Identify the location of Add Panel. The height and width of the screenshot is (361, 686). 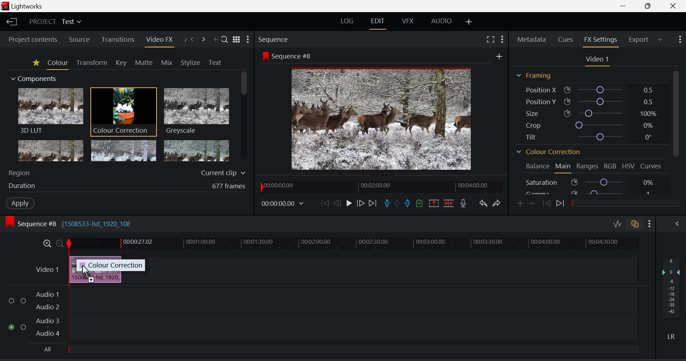
(214, 39).